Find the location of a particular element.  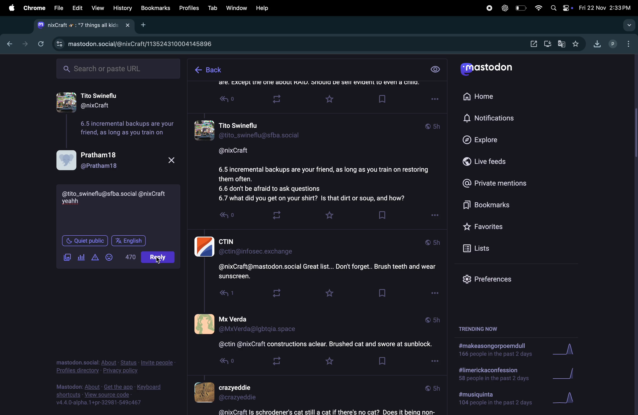

mastdon url is located at coordinates (151, 42).